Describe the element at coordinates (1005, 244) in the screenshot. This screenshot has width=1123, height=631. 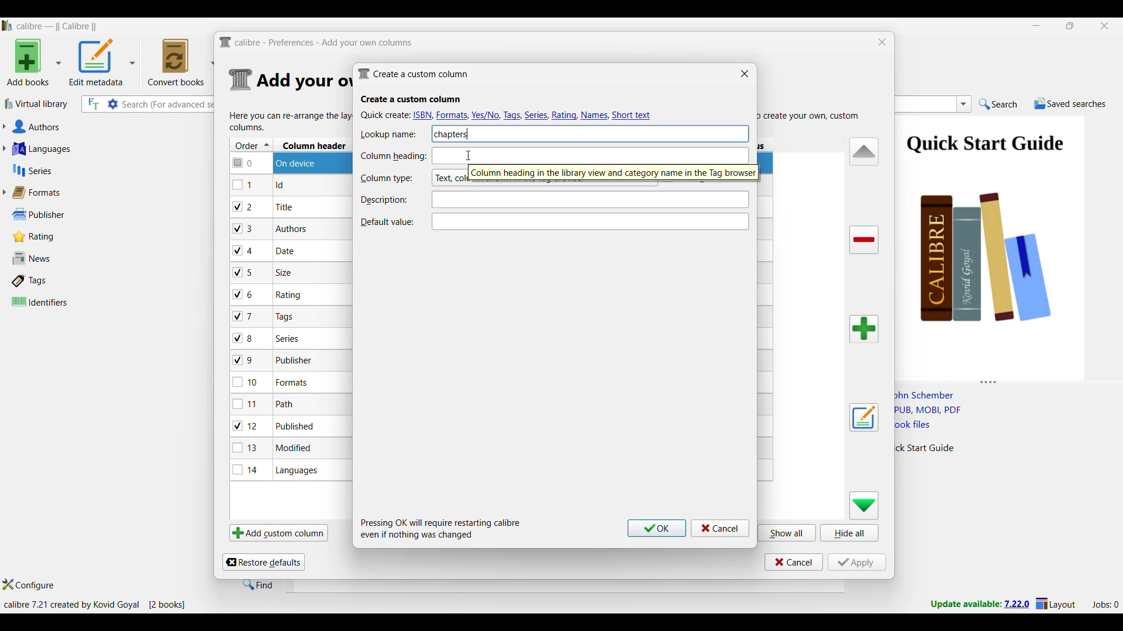
I see `Book preview` at that location.